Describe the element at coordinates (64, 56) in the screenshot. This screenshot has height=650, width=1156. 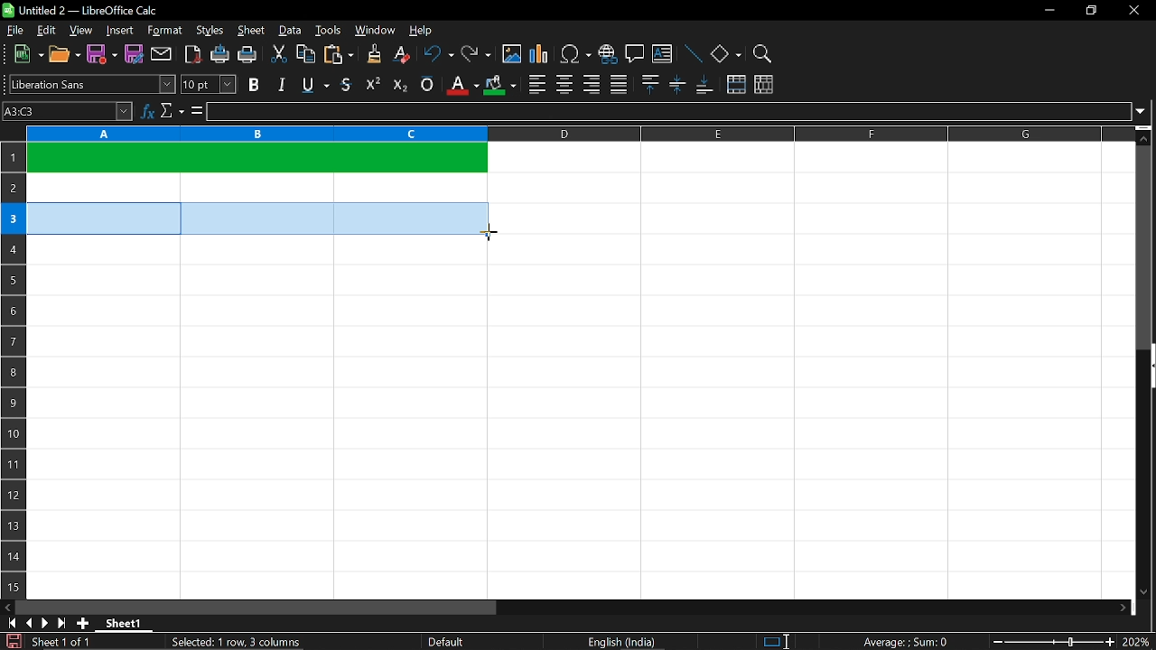
I see `open` at that location.